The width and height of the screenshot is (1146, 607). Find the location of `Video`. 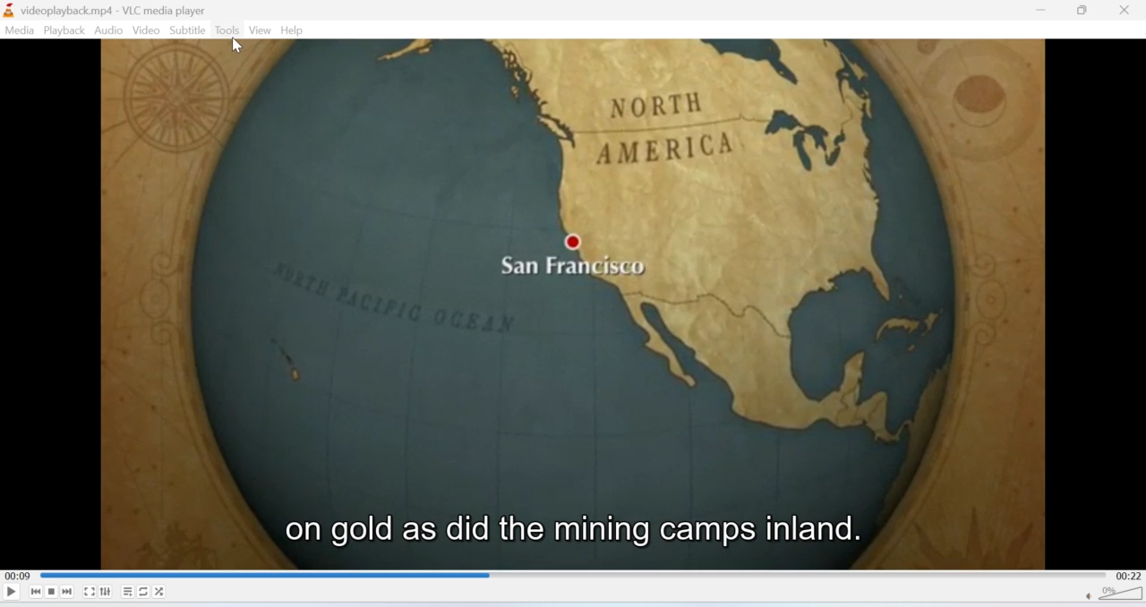

Video is located at coordinates (144, 30).